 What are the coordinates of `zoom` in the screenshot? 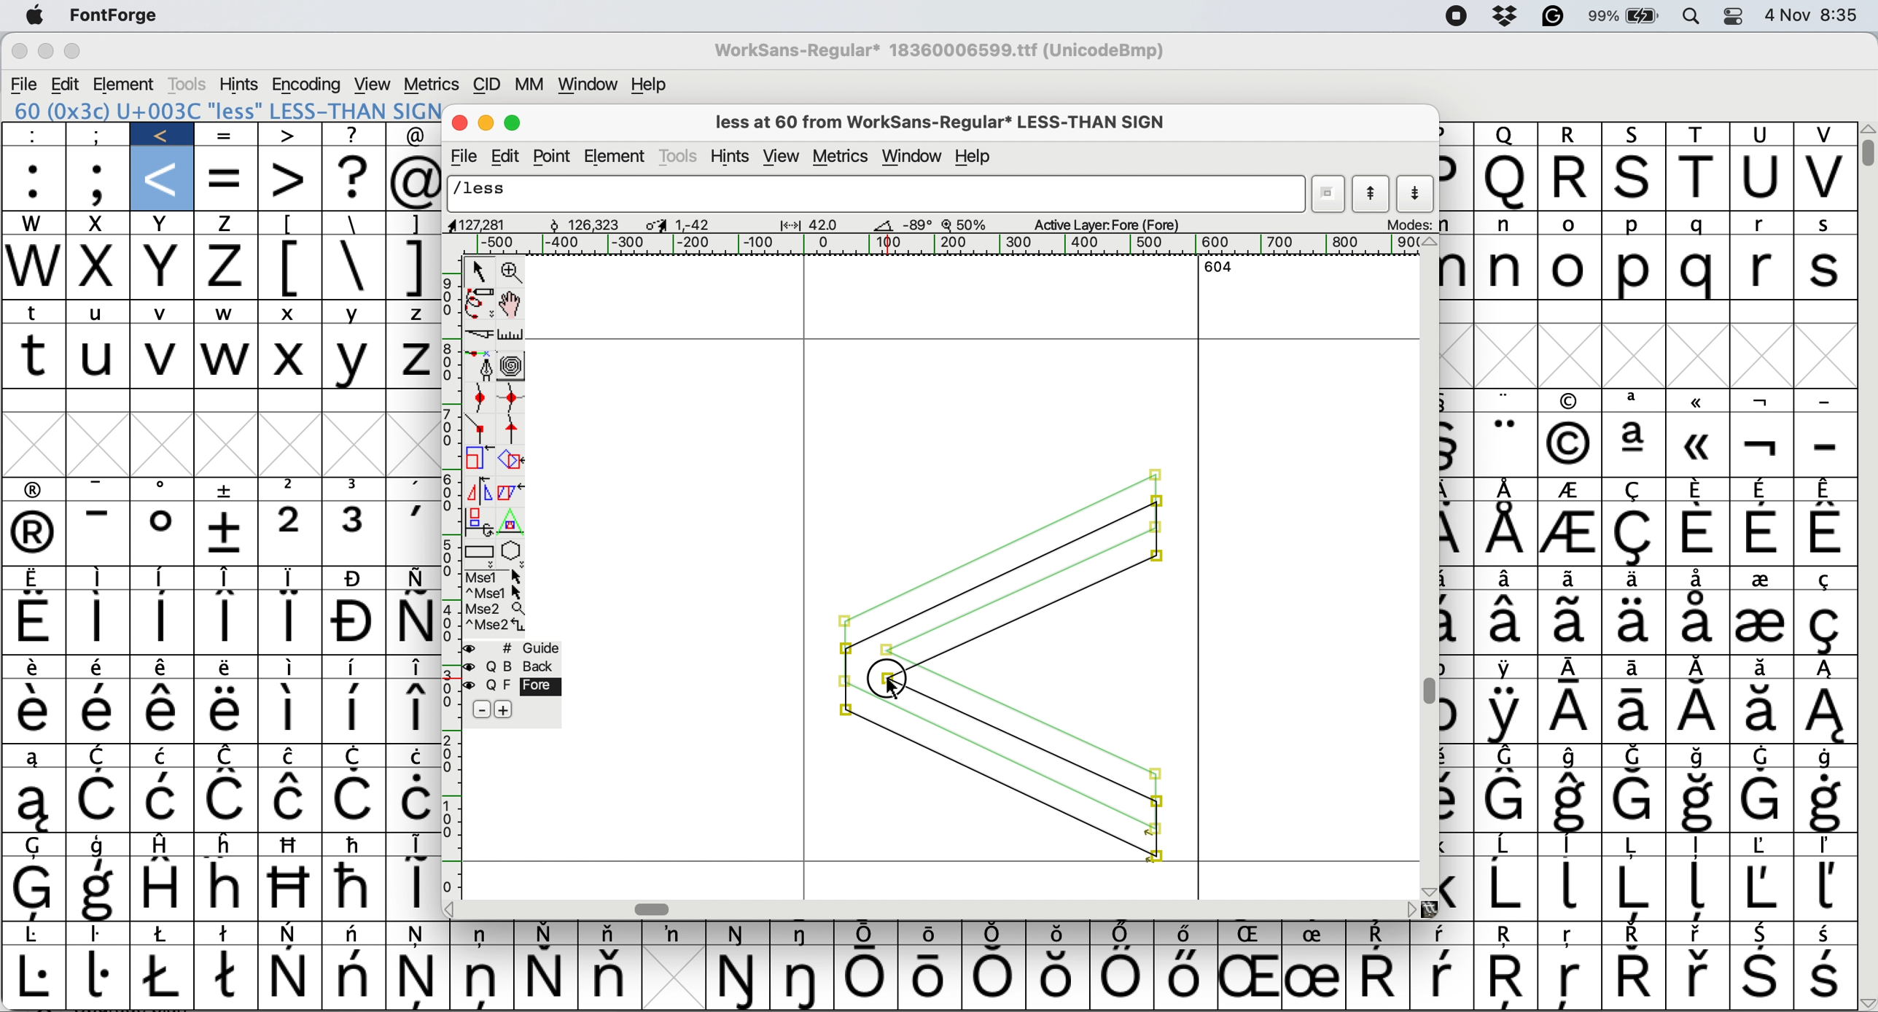 It's located at (514, 270).